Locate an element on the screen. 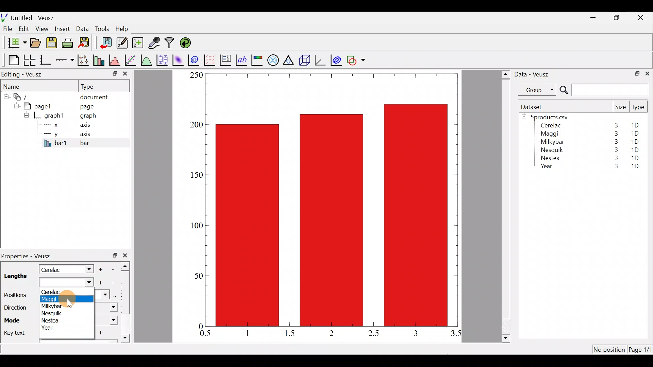 Image resolution: width=653 pixels, height=367 pixels. Maggi is located at coordinates (52, 299).